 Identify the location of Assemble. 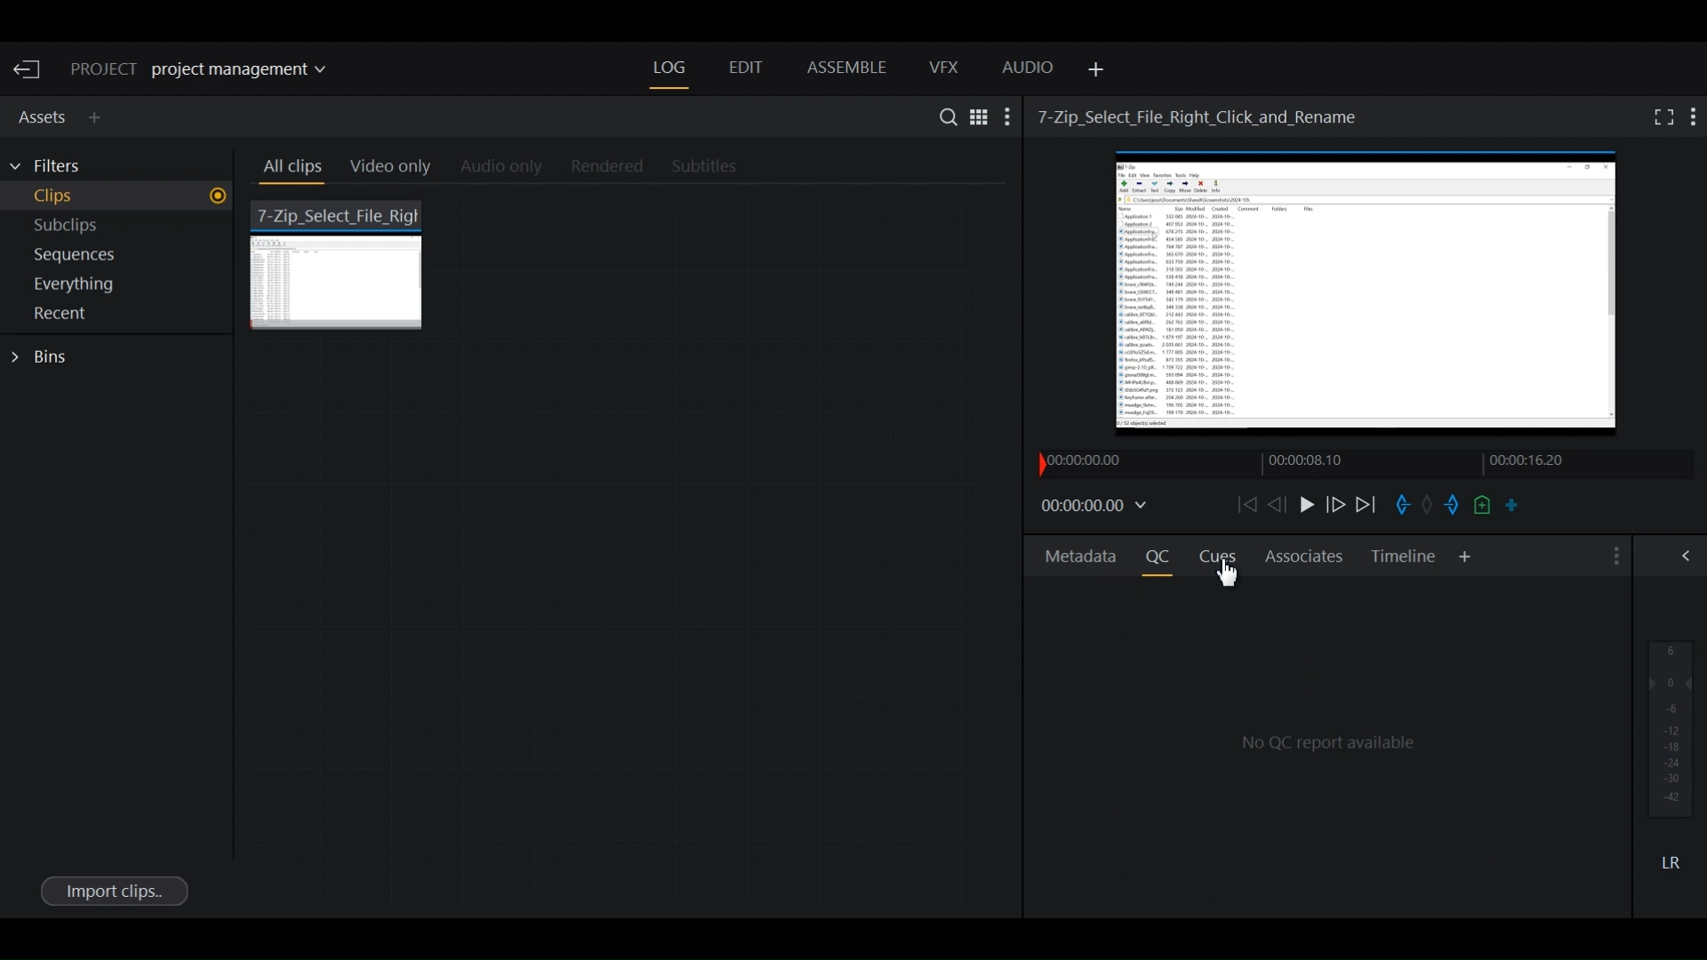
(846, 68).